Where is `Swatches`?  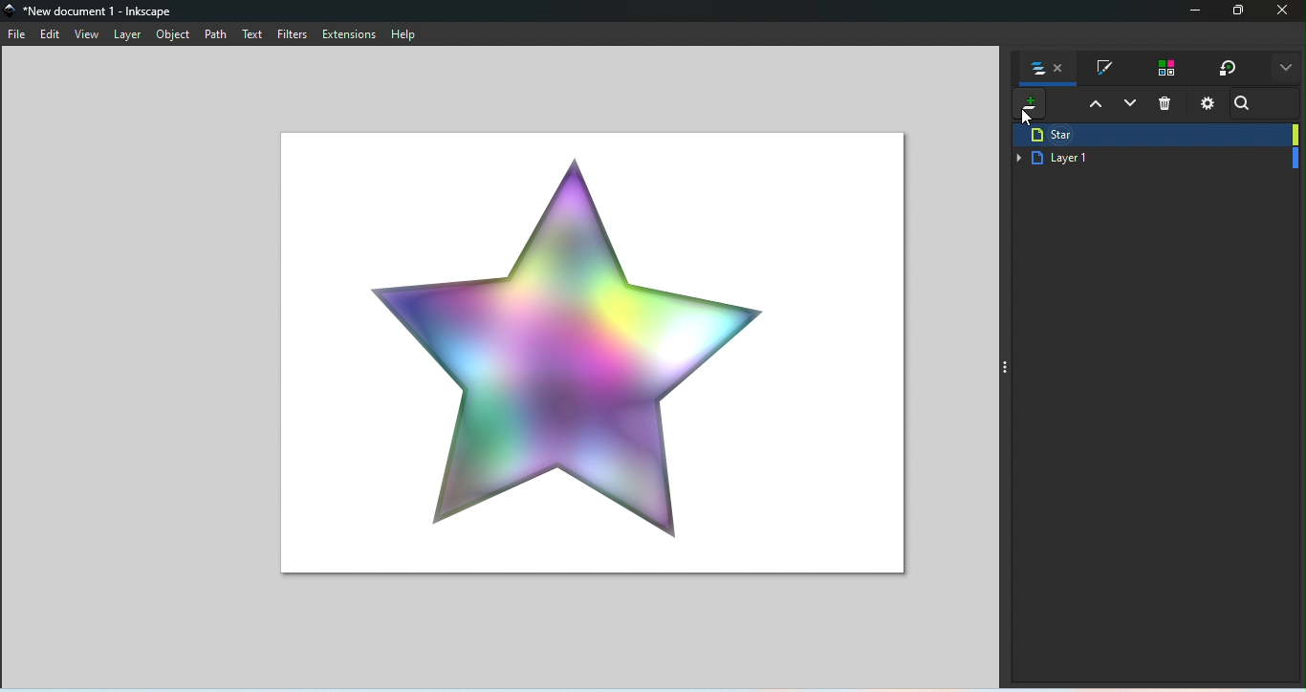
Swatches is located at coordinates (1164, 69).